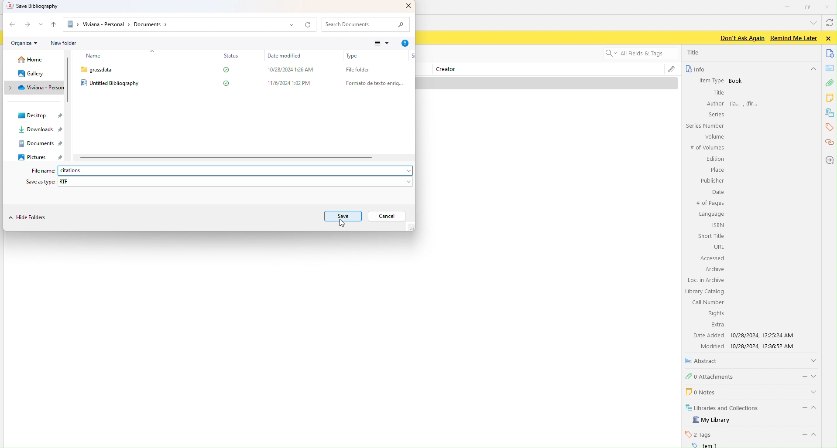 This screenshot has width=837, height=448. What do you see at coordinates (41, 171) in the screenshot?
I see `File Name` at bounding box center [41, 171].